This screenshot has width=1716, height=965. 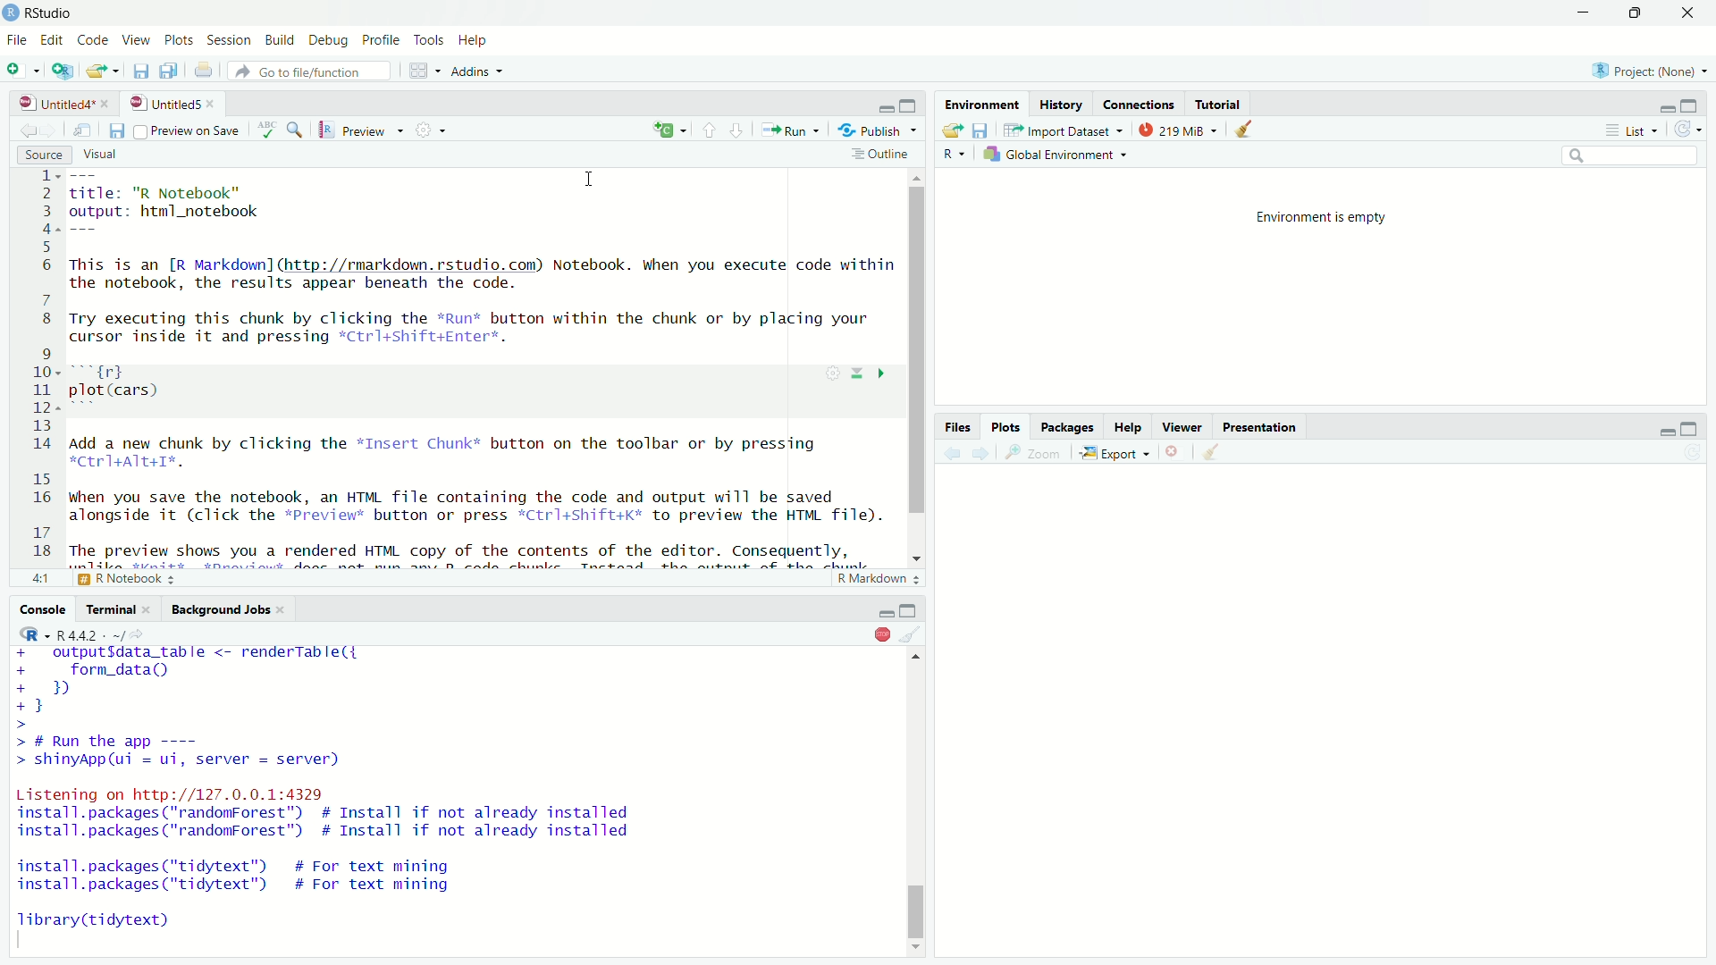 I want to click on Environment is empty, so click(x=1319, y=215).